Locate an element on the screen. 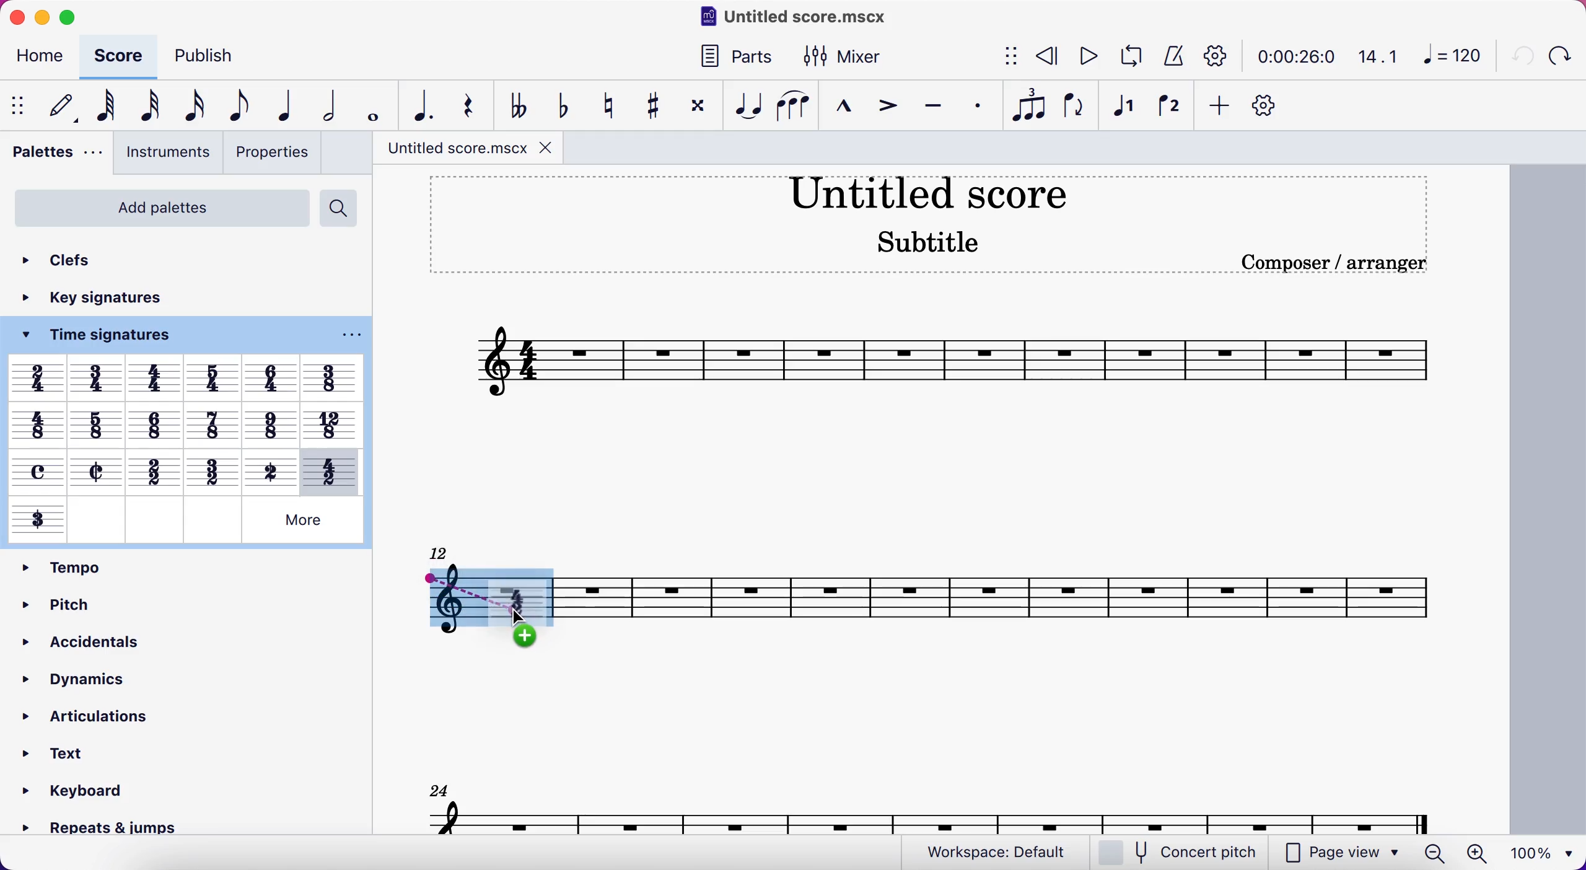 This screenshot has width=1586, height=870. marcato is located at coordinates (841, 103).